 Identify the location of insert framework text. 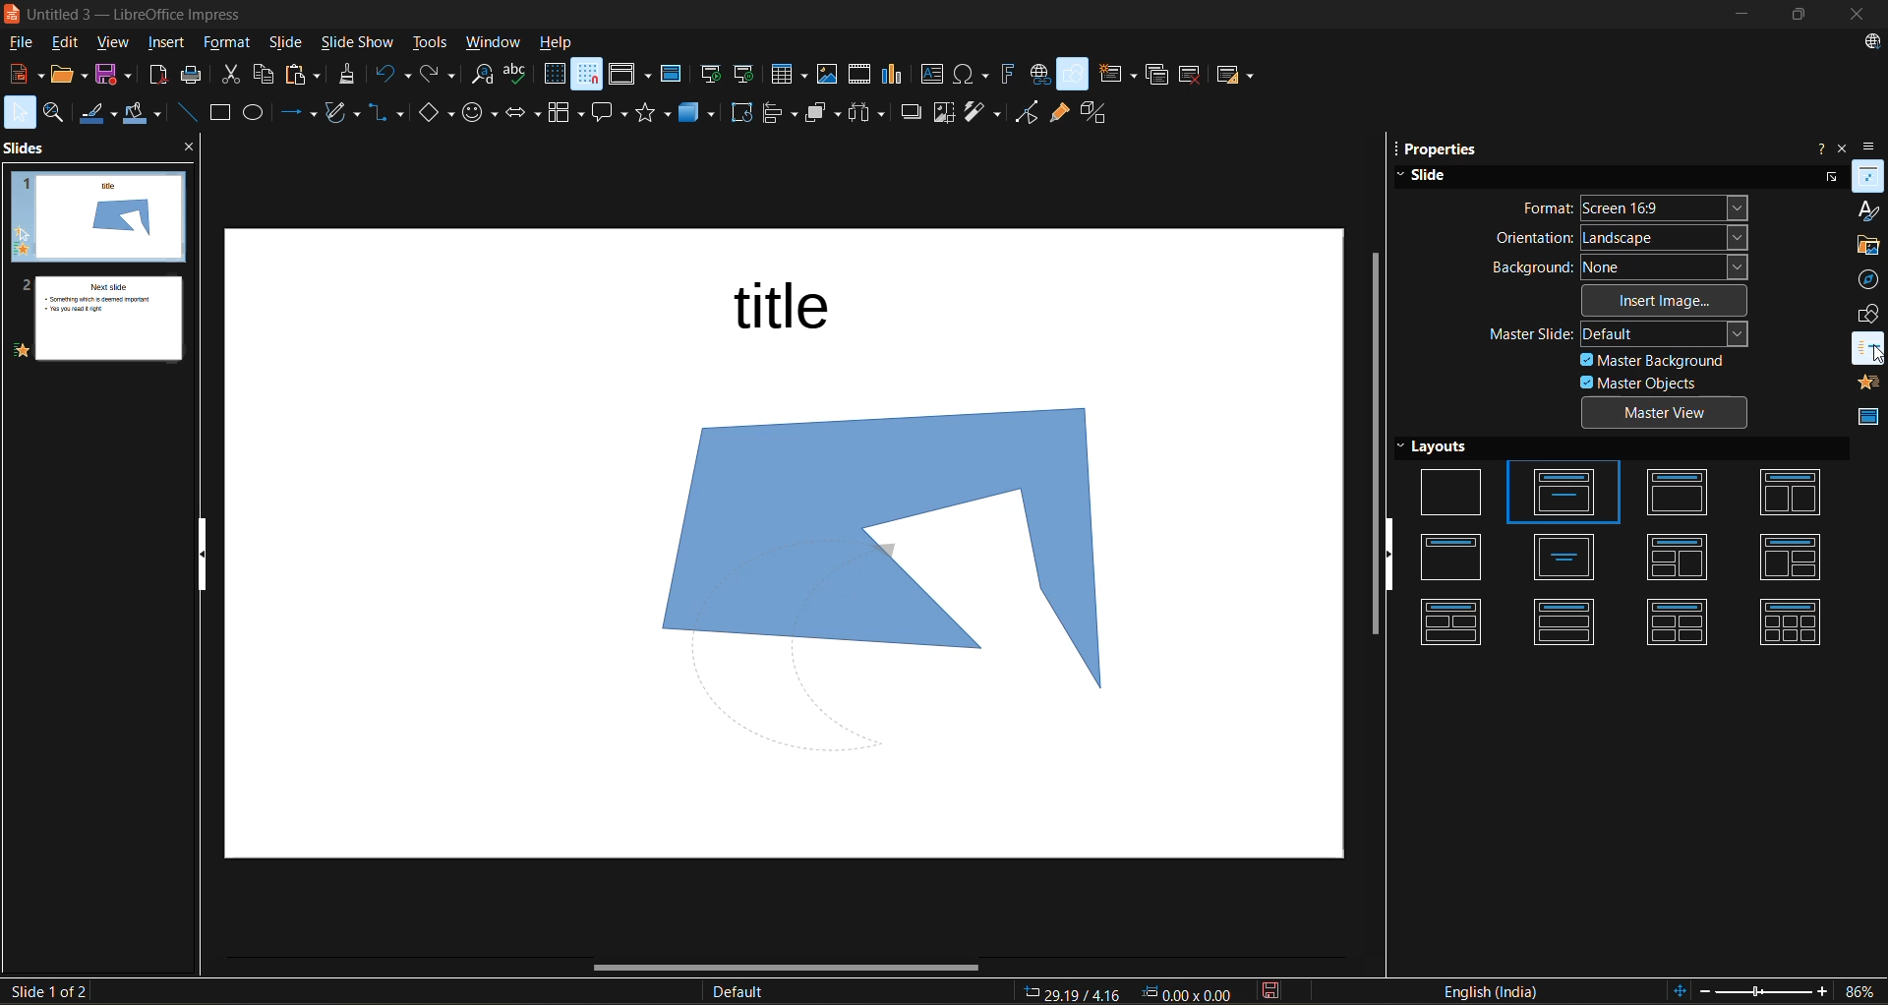
(1010, 76).